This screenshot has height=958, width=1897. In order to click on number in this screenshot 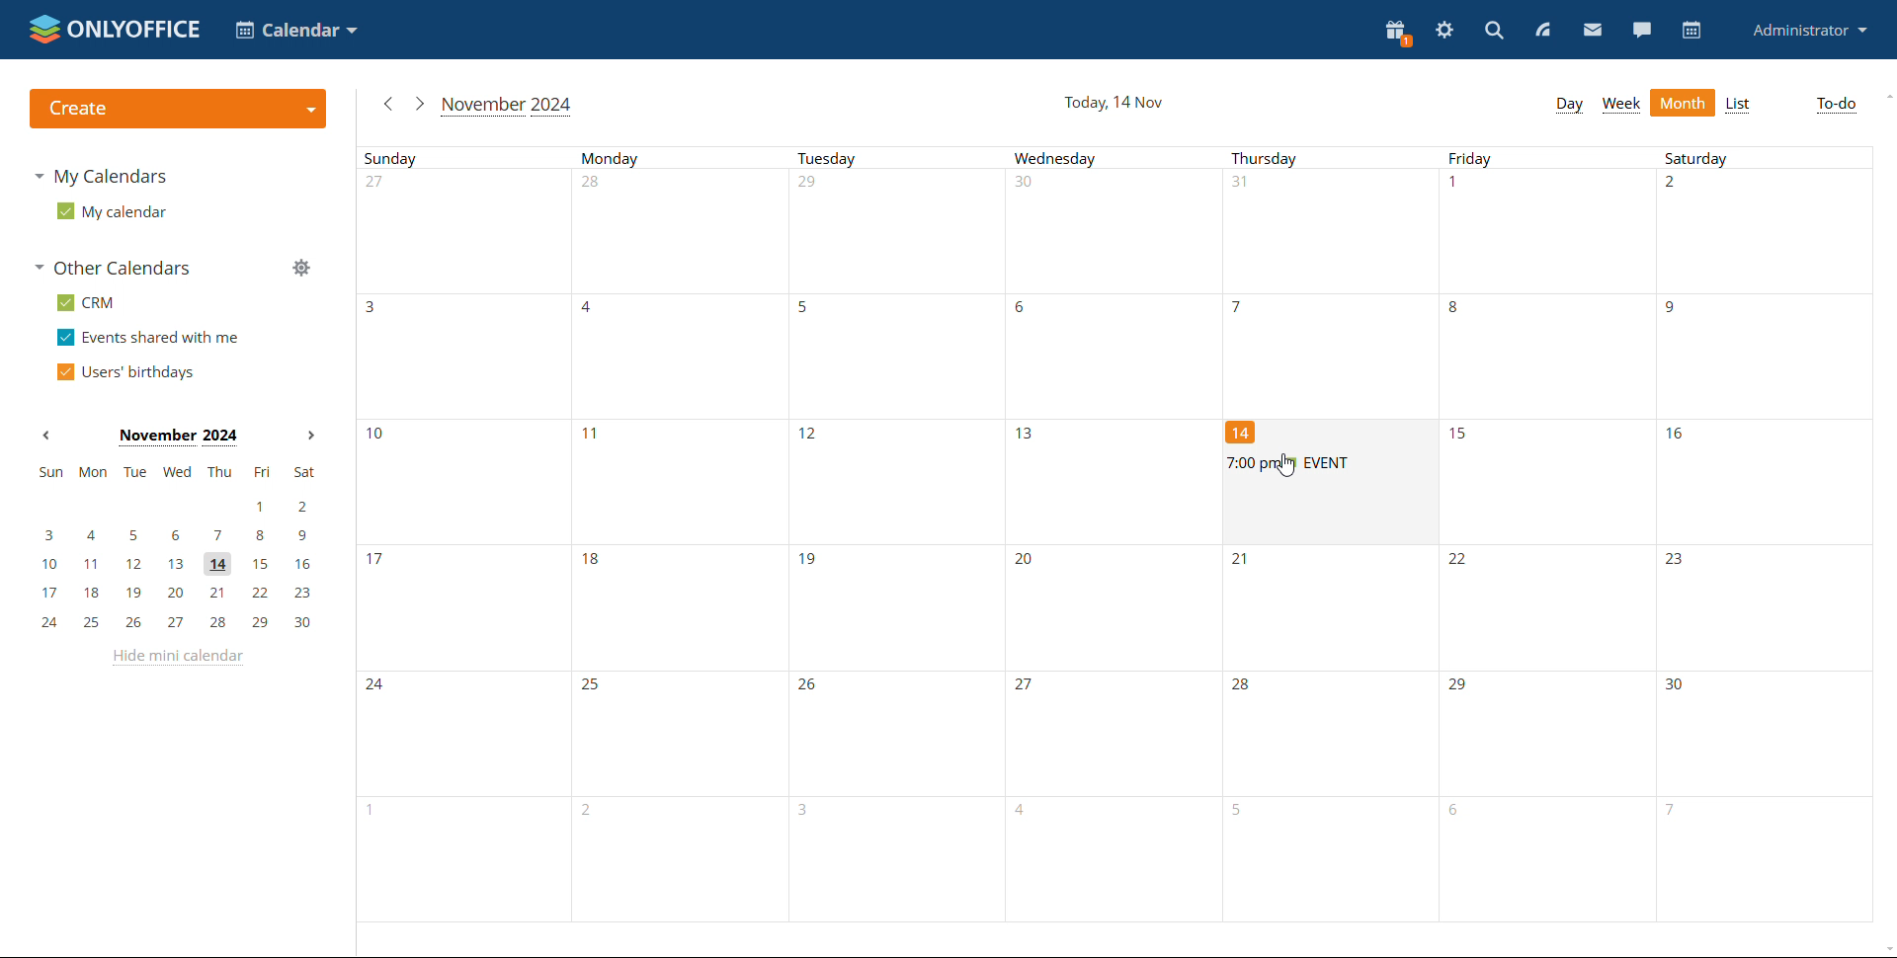, I will do `click(1678, 309)`.